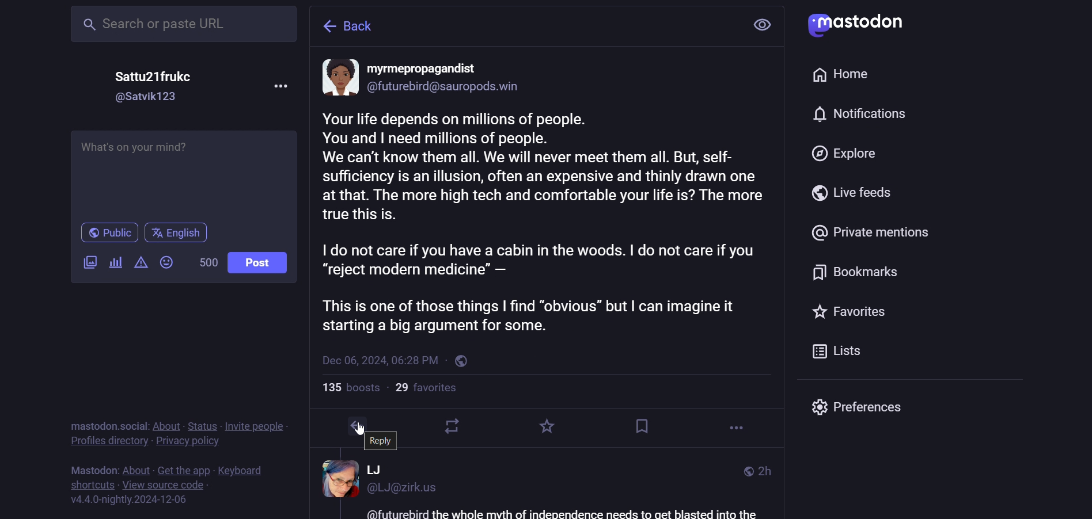 The height and width of the screenshot is (519, 1092). Describe the element at coordinates (429, 390) in the screenshot. I see `followers` at that location.